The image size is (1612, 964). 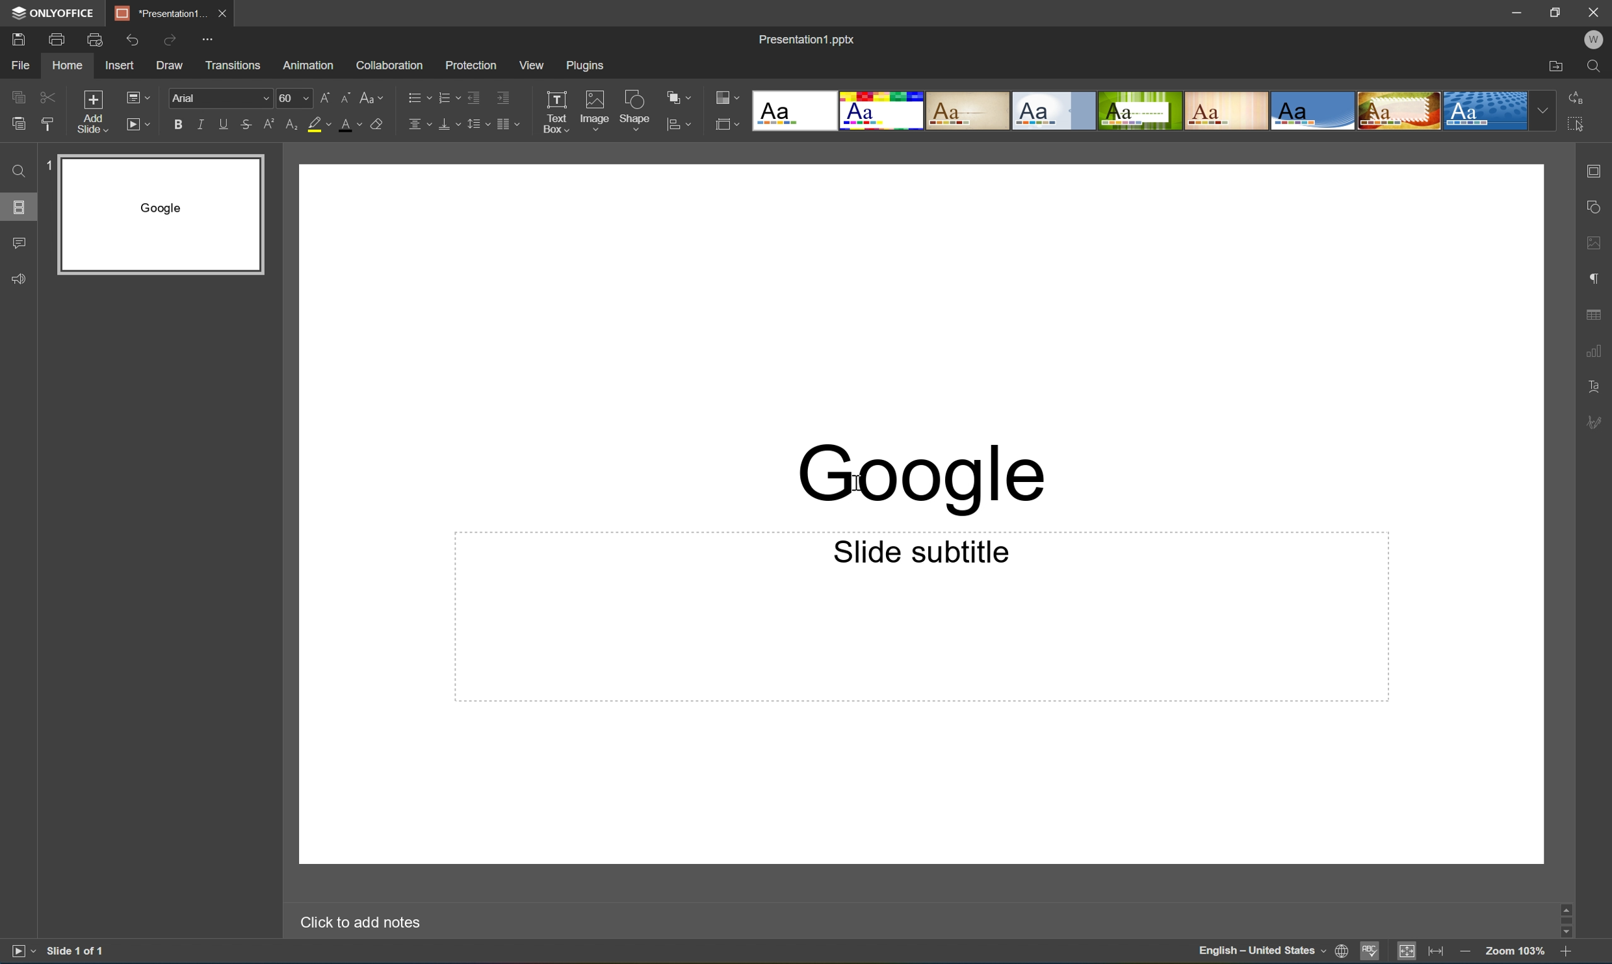 What do you see at coordinates (1594, 314) in the screenshot?
I see `Table settings` at bounding box center [1594, 314].